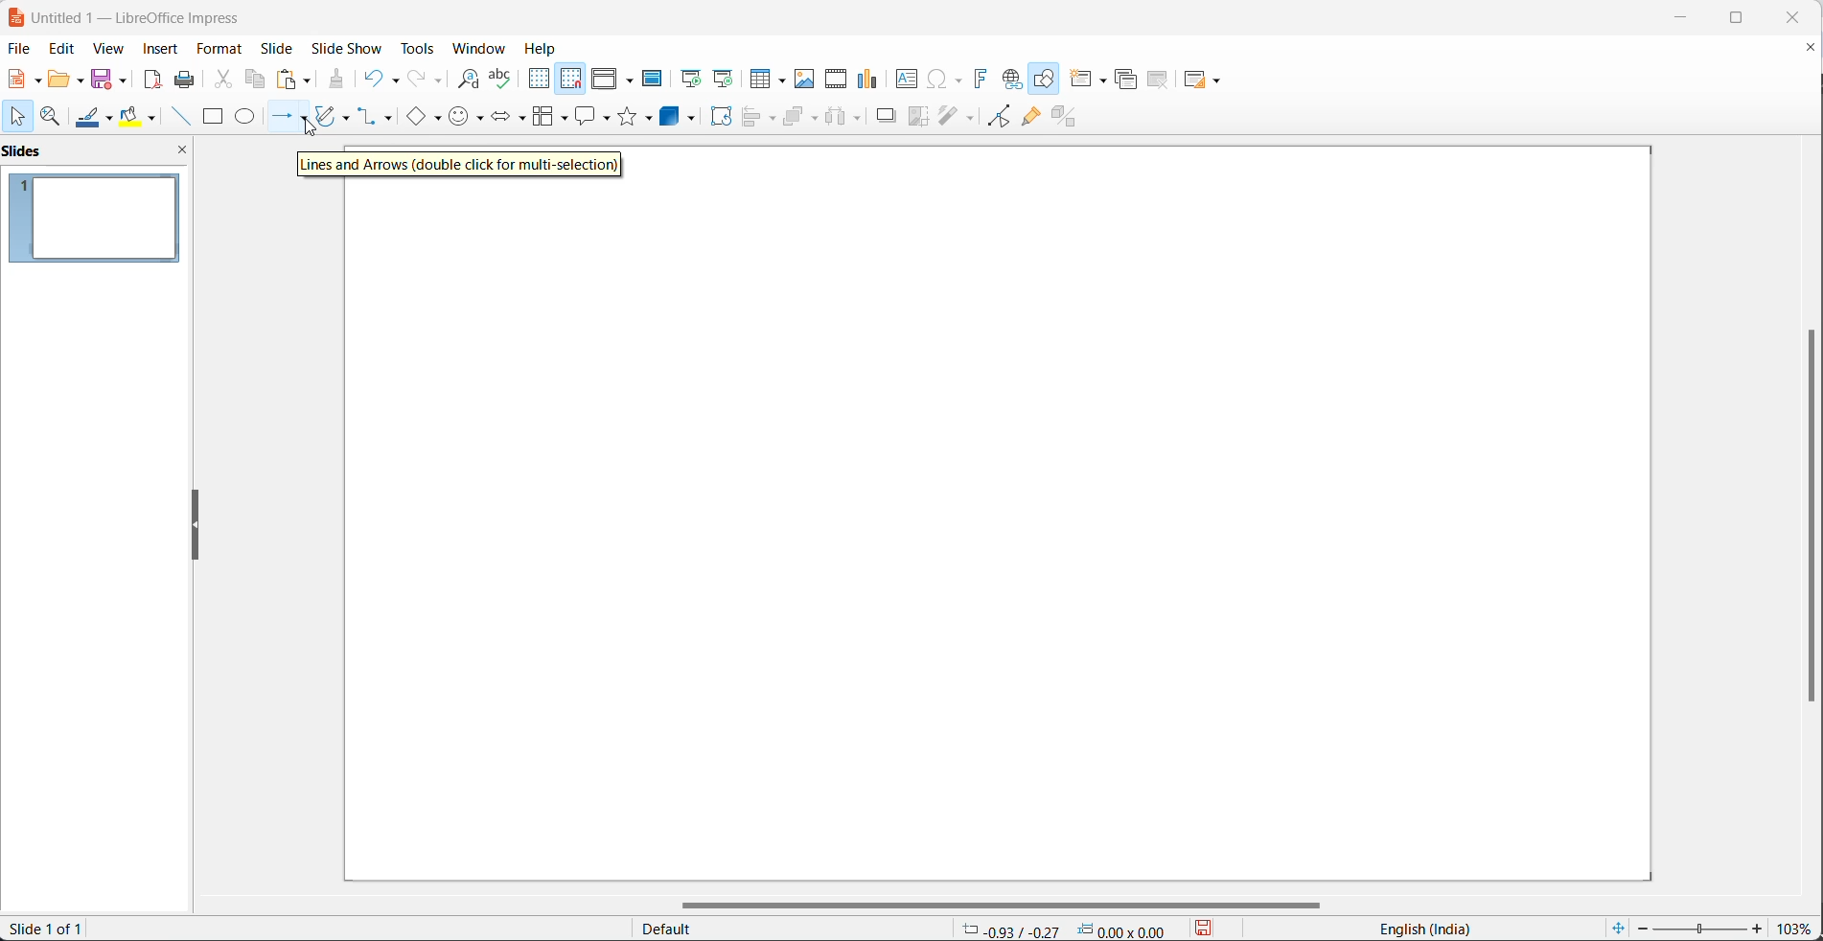 This screenshot has width=1823, height=941. I want to click on display grid, so click(539, 81).